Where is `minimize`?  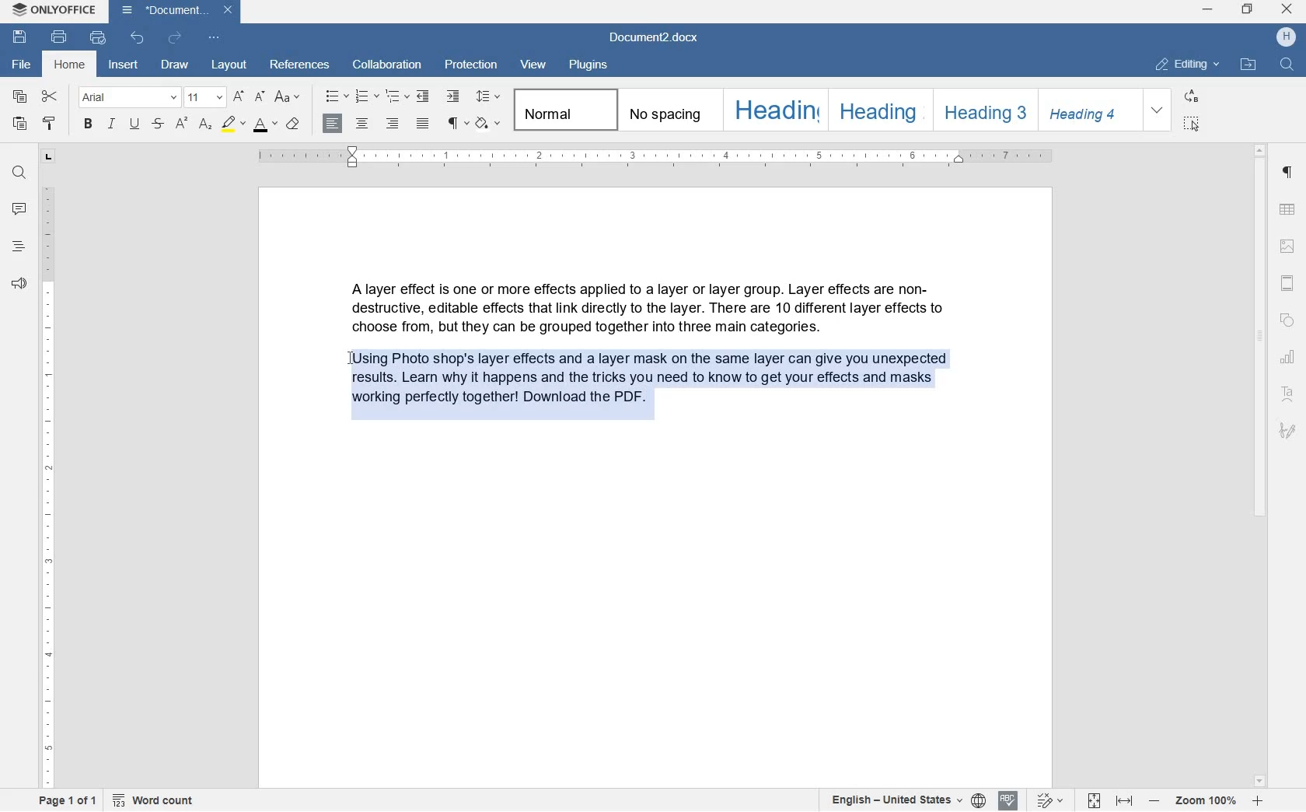
minimize is located at coordinates (1210, 10).